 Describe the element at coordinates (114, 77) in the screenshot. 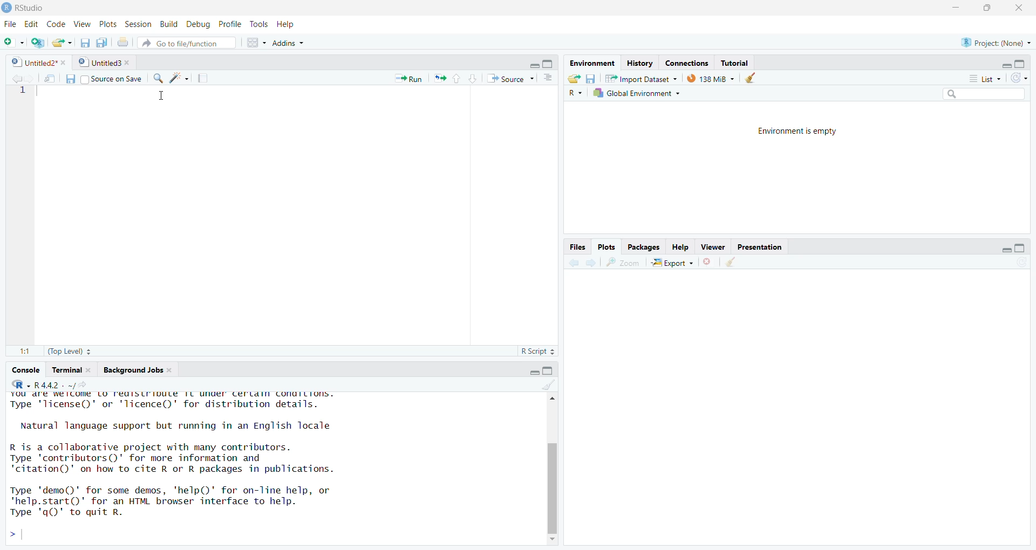

I see `Source on Save` at that location.